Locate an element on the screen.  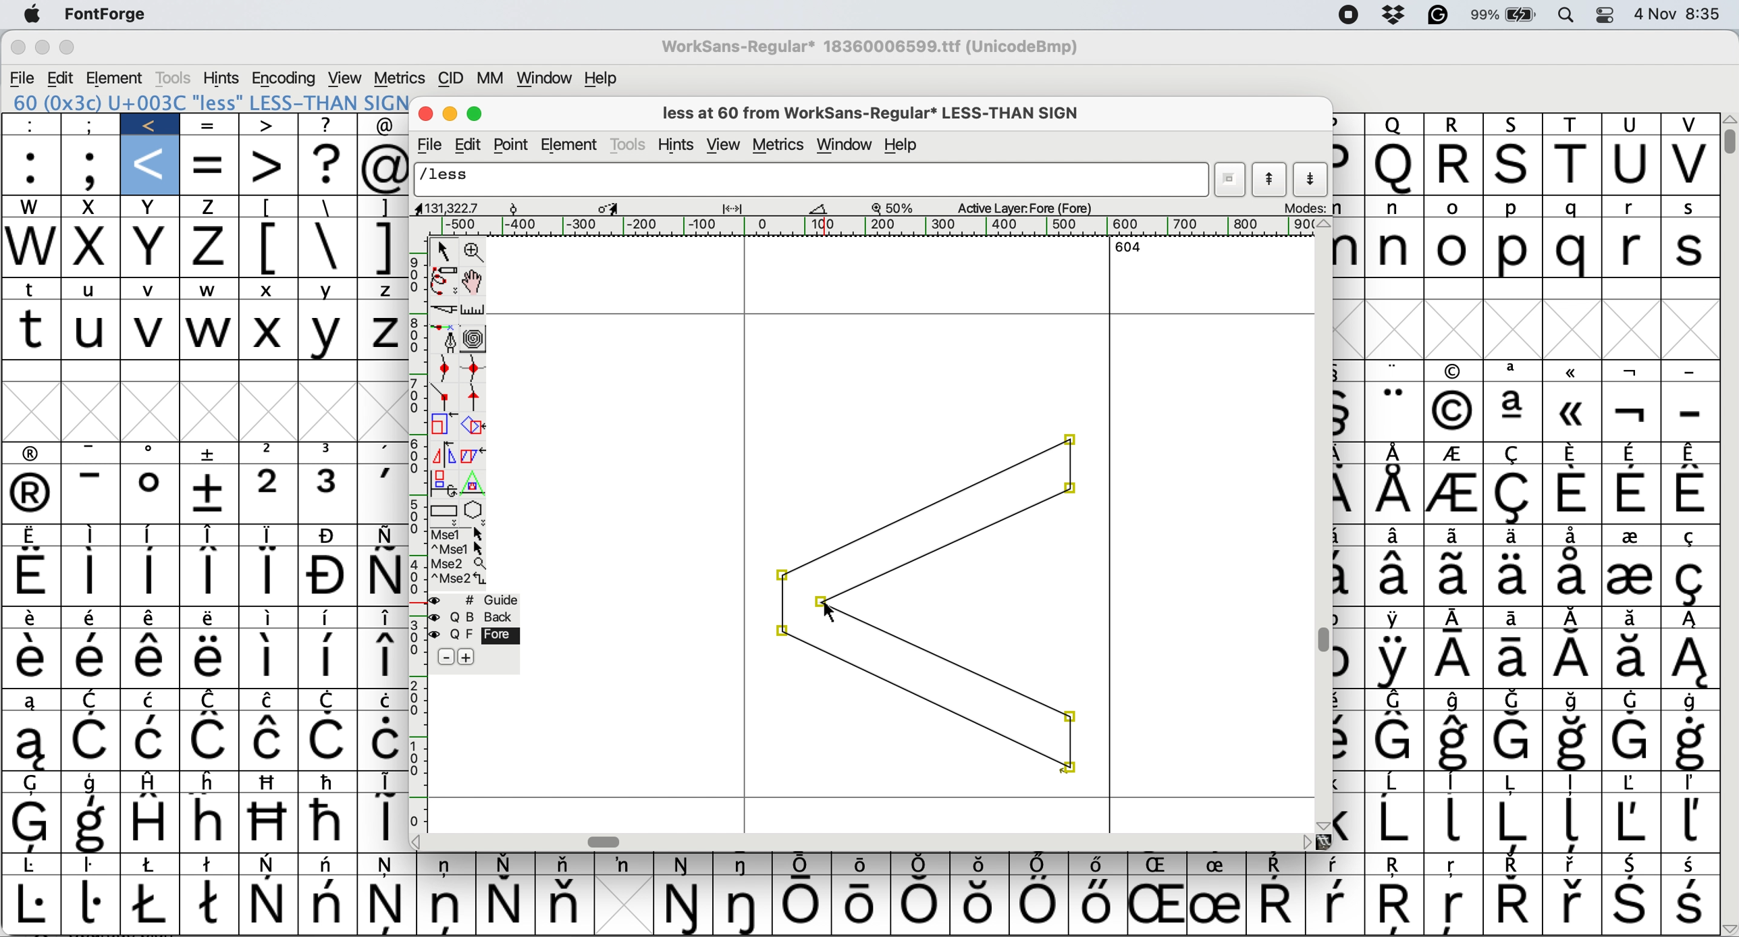
fore is located at coordinates (474, 636).